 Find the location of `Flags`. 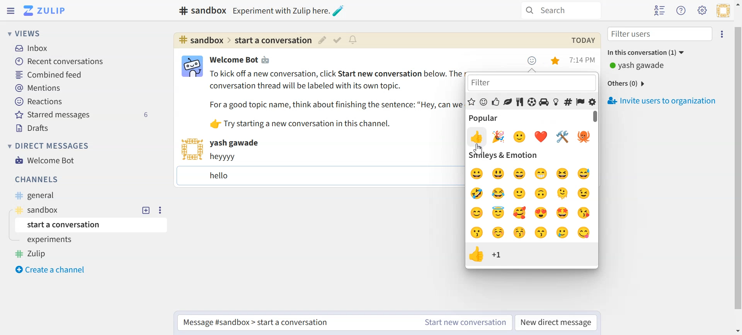

Flags is located at coordinates (580, 102).